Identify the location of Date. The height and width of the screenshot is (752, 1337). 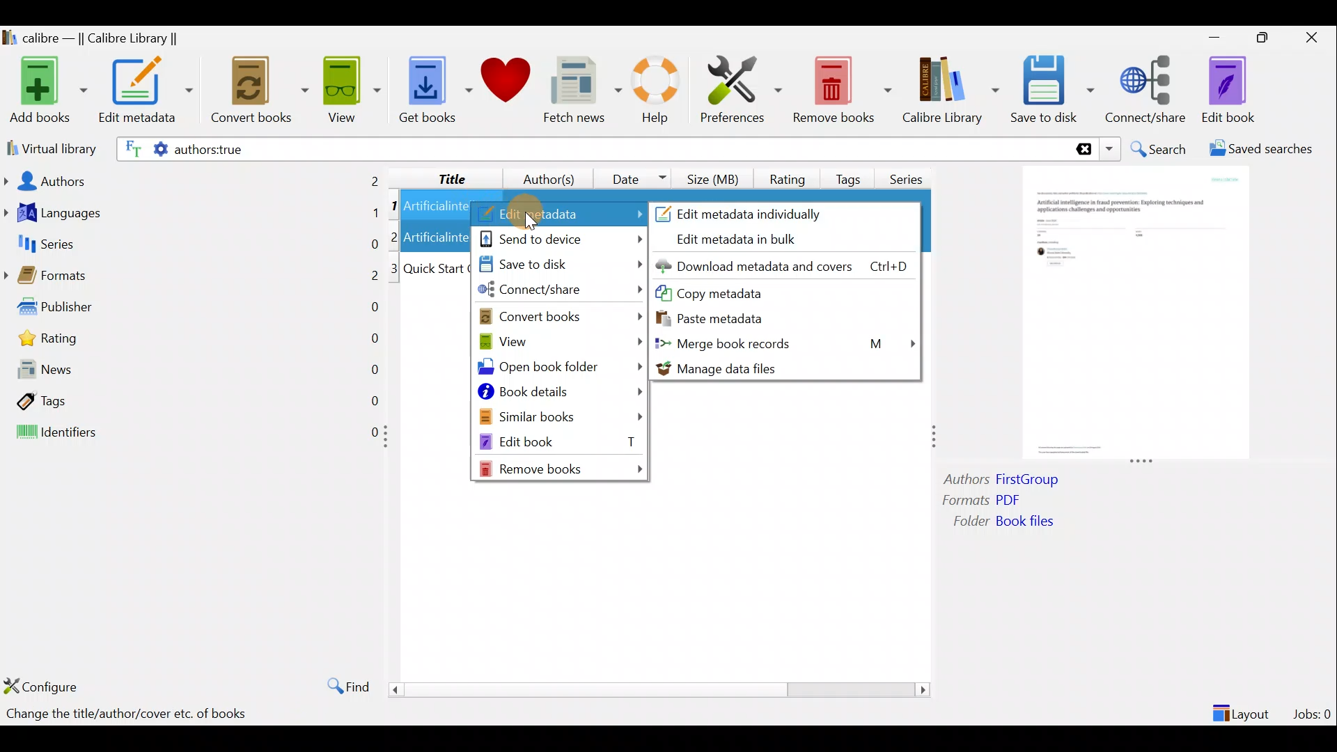
(633, 178).